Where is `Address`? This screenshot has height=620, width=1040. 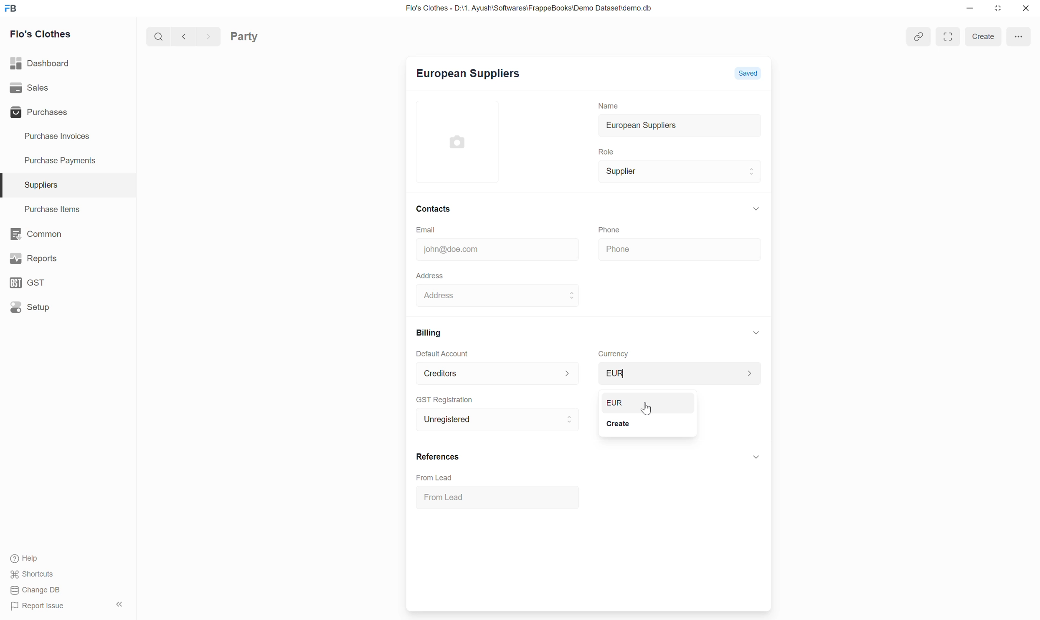
Address is located at coordinates (444, 296).